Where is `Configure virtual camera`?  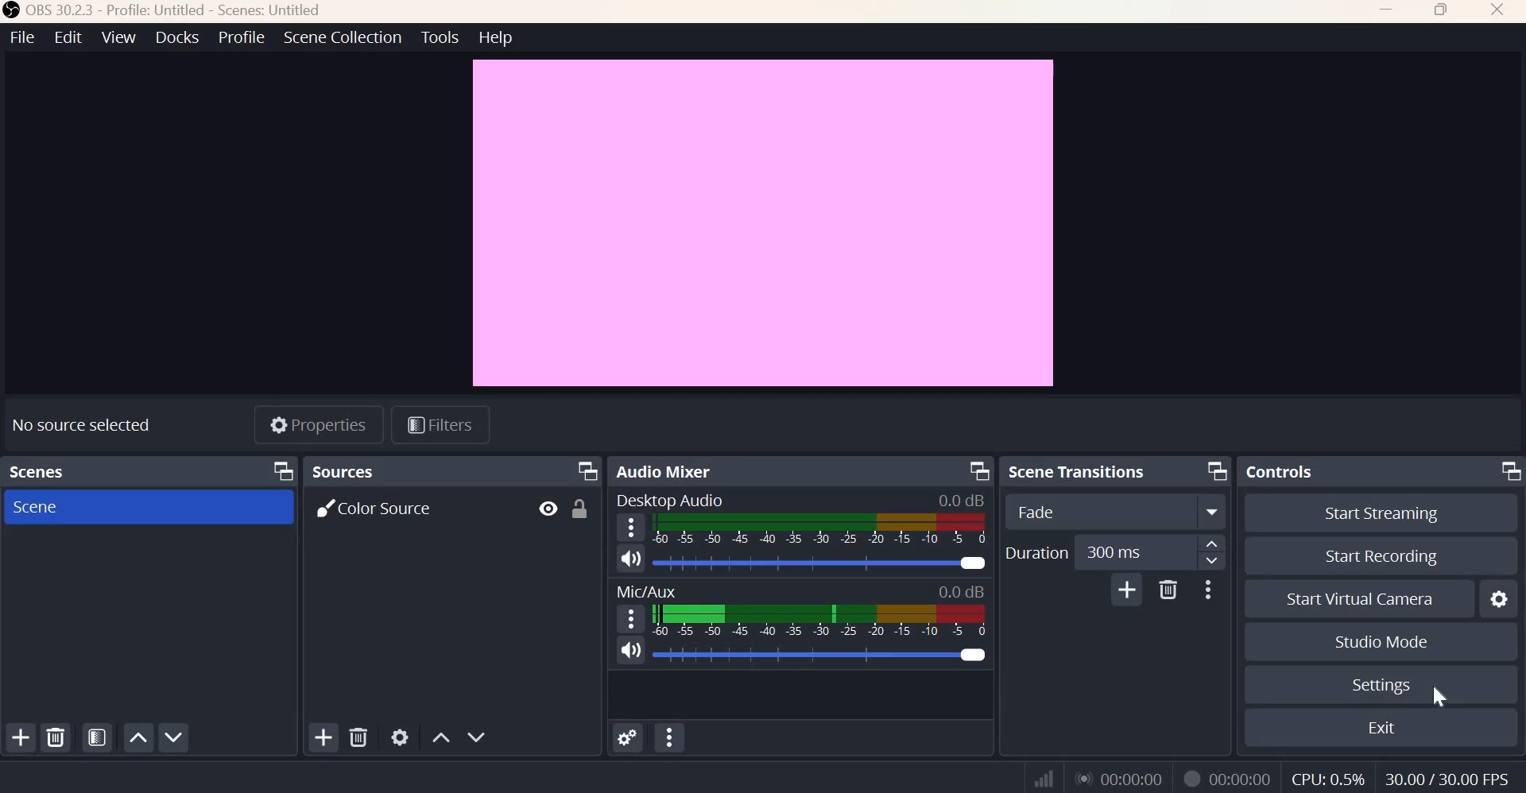 Configure virtual camera is located at coordinates (1500, 597).